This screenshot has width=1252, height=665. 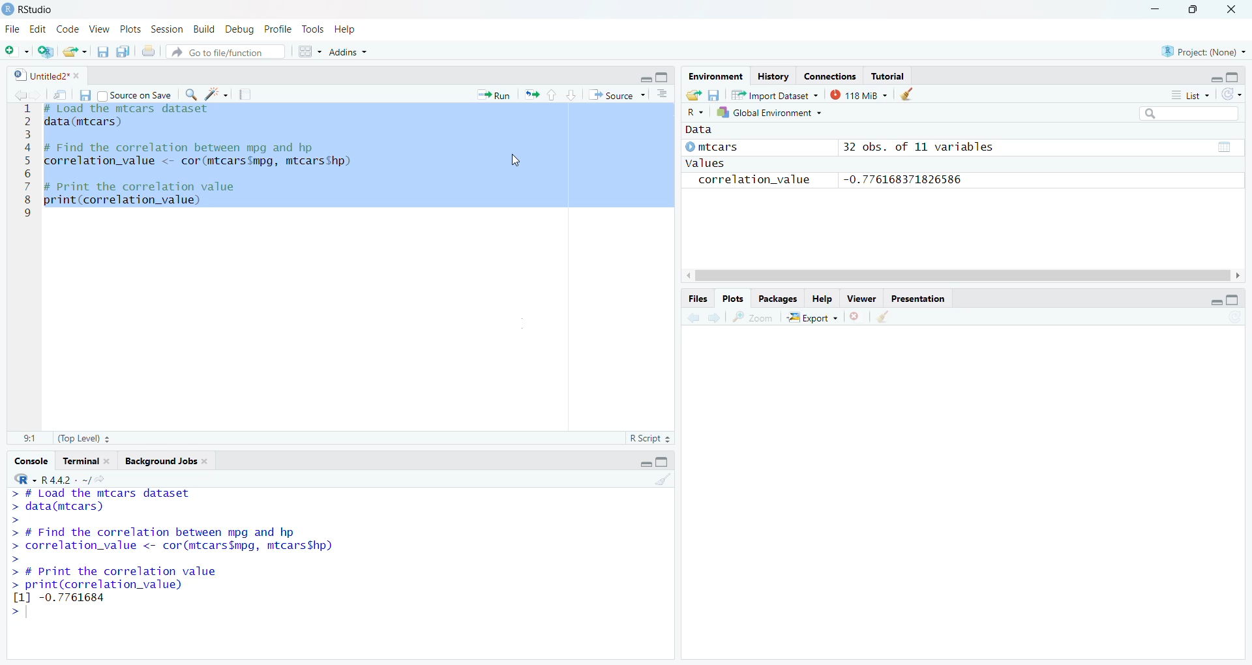 I want to click on 1:1, so click(x=23, y=436).